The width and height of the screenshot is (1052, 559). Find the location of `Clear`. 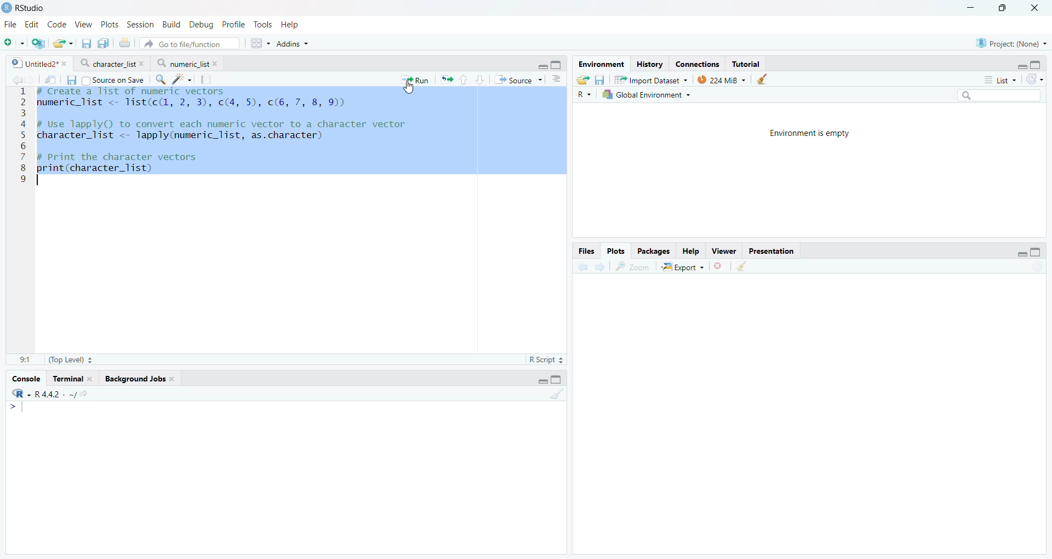

Clear is located at coordinates (765, 79).